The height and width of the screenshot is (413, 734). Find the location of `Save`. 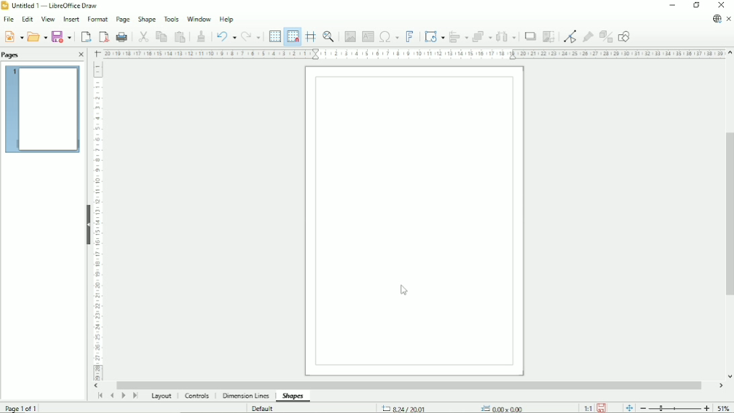

Save is located at coordinates (602, 408).